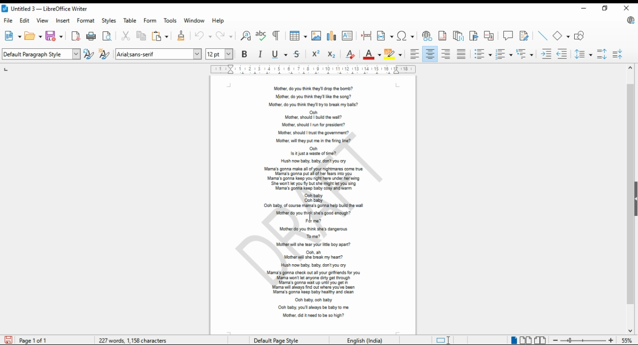 Image resolution: width=638 pixels, height=345 pixels. What do you see at coordinates (462, 54) in the screenshot?
I see `justified` at bounding box center [462, 54].